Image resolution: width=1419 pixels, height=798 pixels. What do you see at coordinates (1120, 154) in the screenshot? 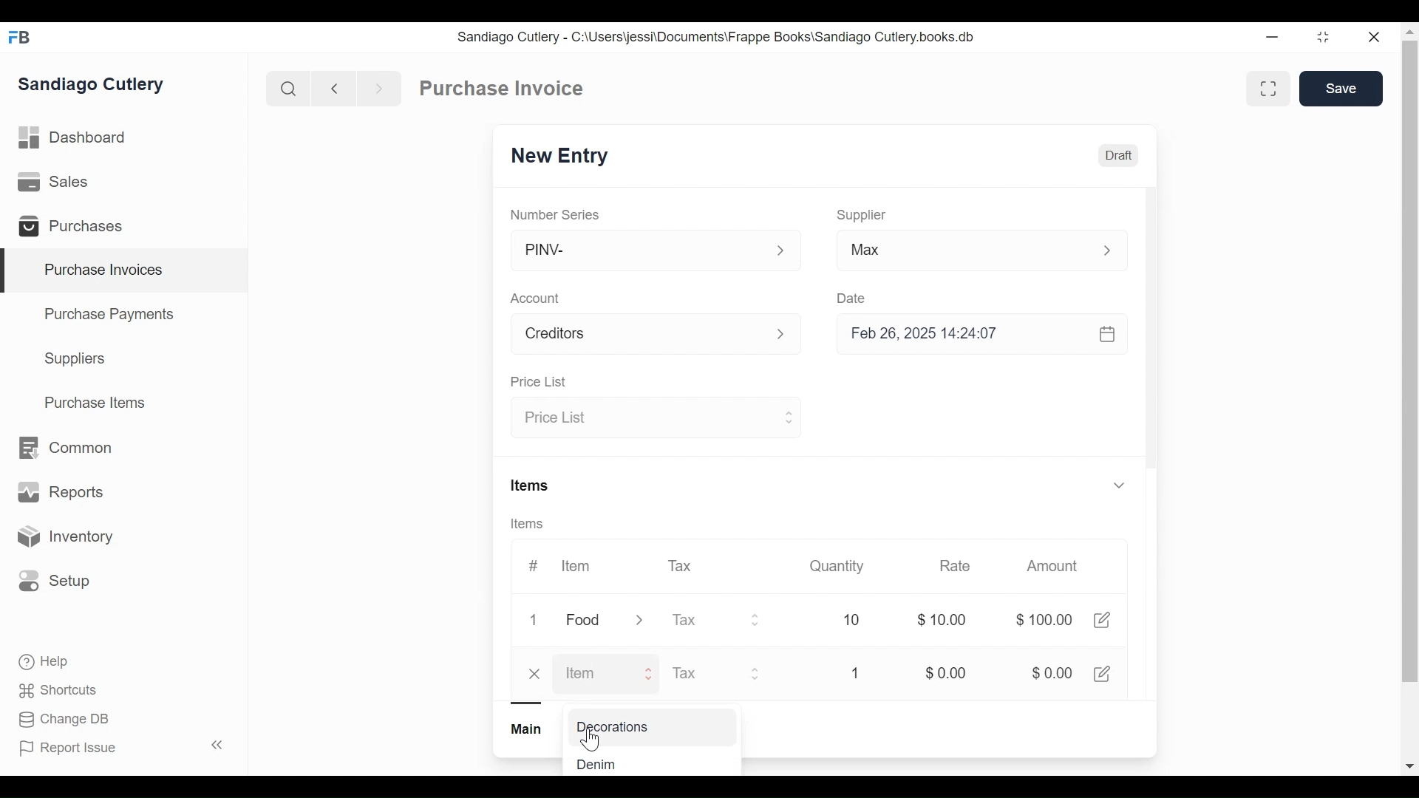
I see `Draft` at bounding box center [1120, 154].